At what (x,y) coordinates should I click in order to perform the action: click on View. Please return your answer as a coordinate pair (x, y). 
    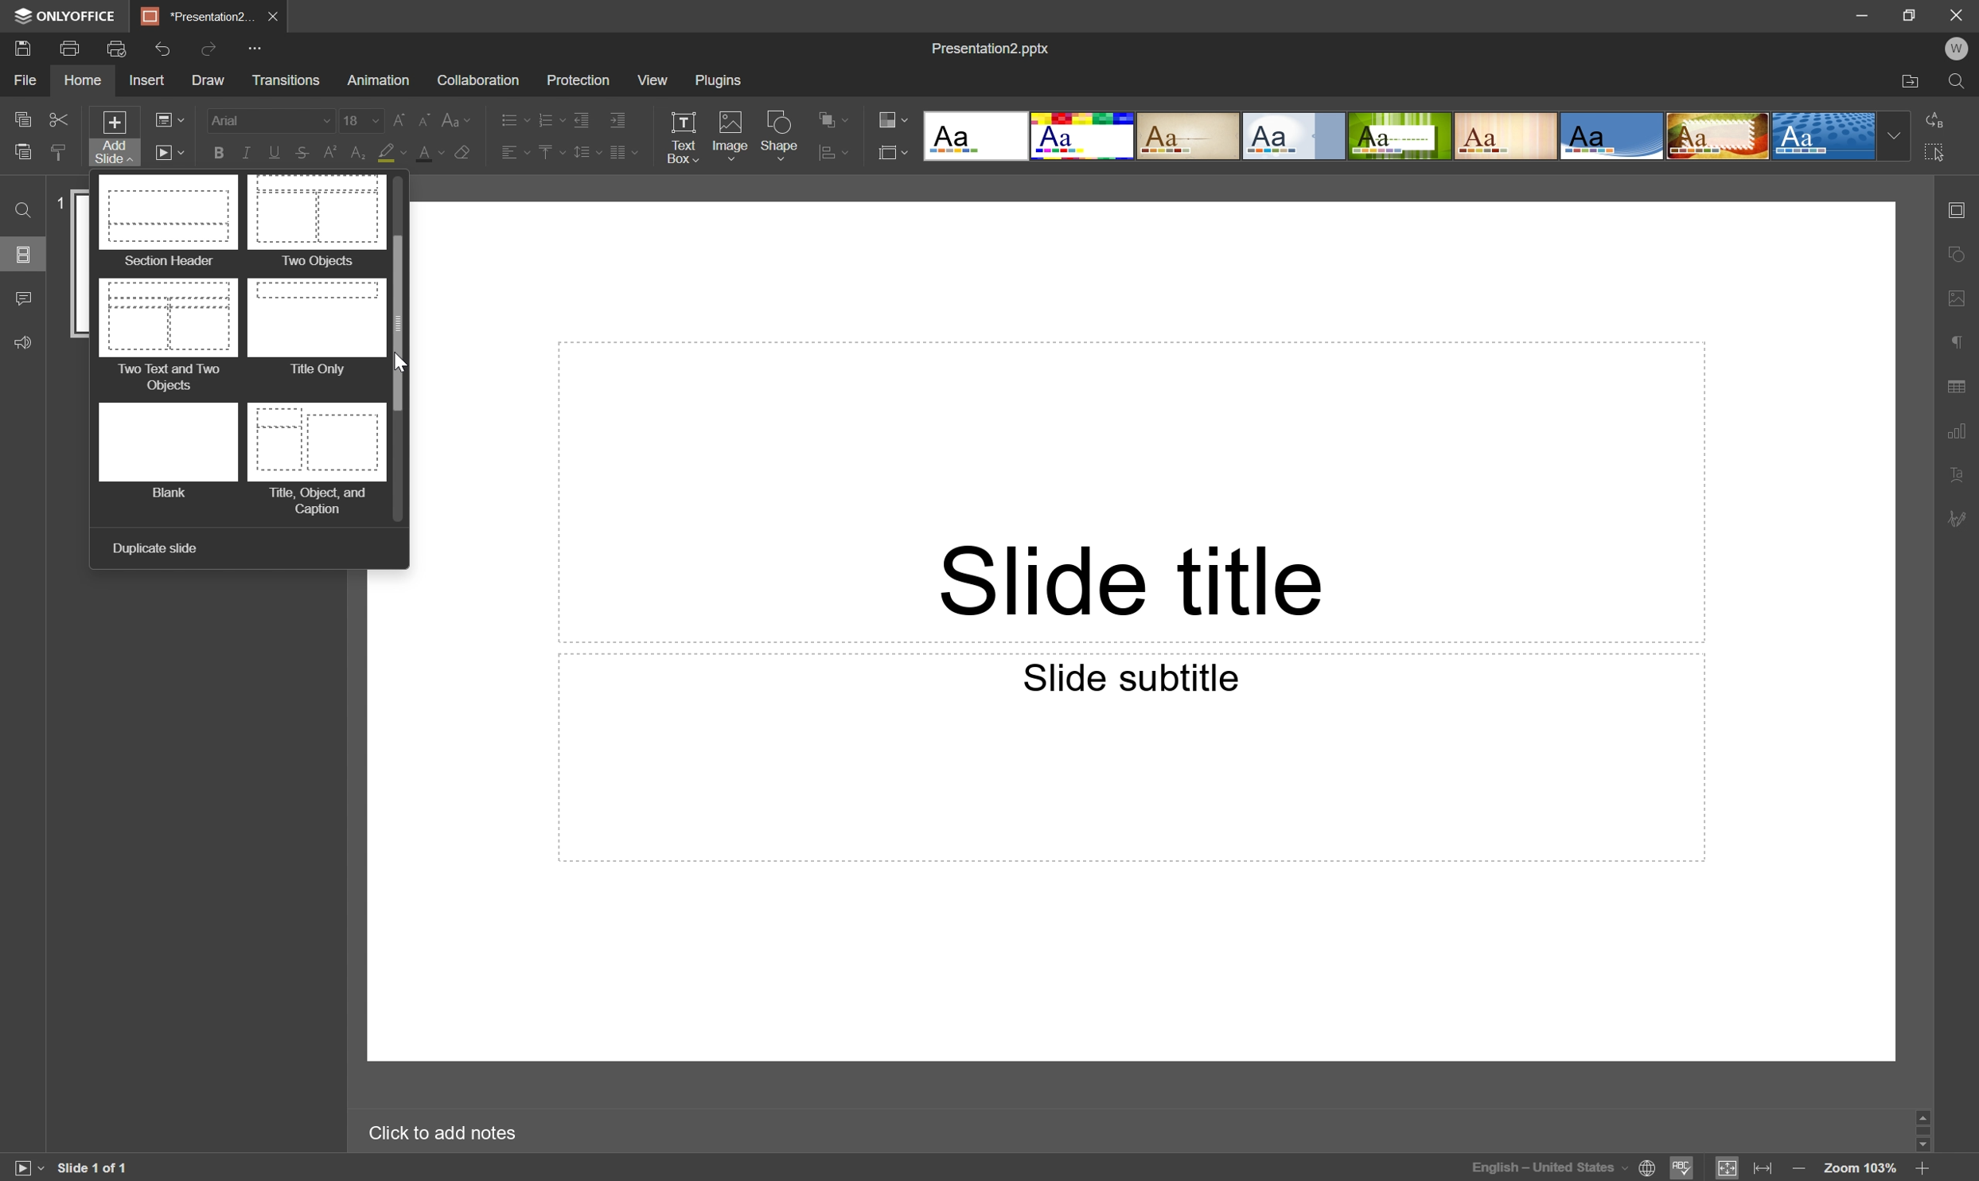
    Looking at the image, I should click on (652, 80).